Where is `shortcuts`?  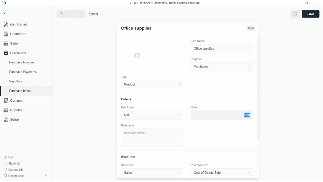
shortcuts is located at coordinates (12, 164).